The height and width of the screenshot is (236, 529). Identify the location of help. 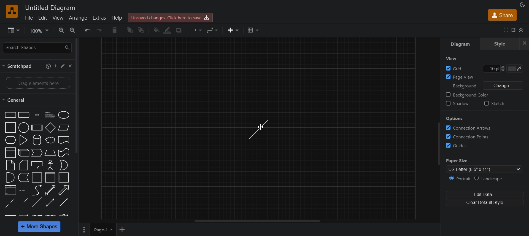
(118, 18).